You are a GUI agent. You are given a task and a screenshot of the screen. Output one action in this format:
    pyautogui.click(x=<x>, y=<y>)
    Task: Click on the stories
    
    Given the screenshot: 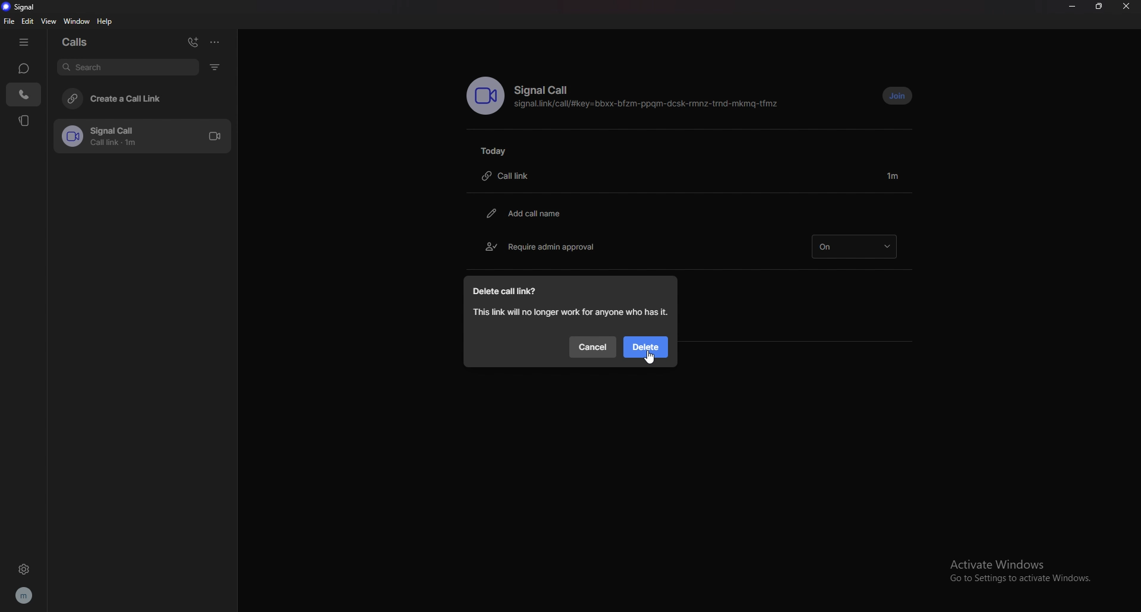 What is the action you would take?
    pyautogui.click(x=24, y=121)
    